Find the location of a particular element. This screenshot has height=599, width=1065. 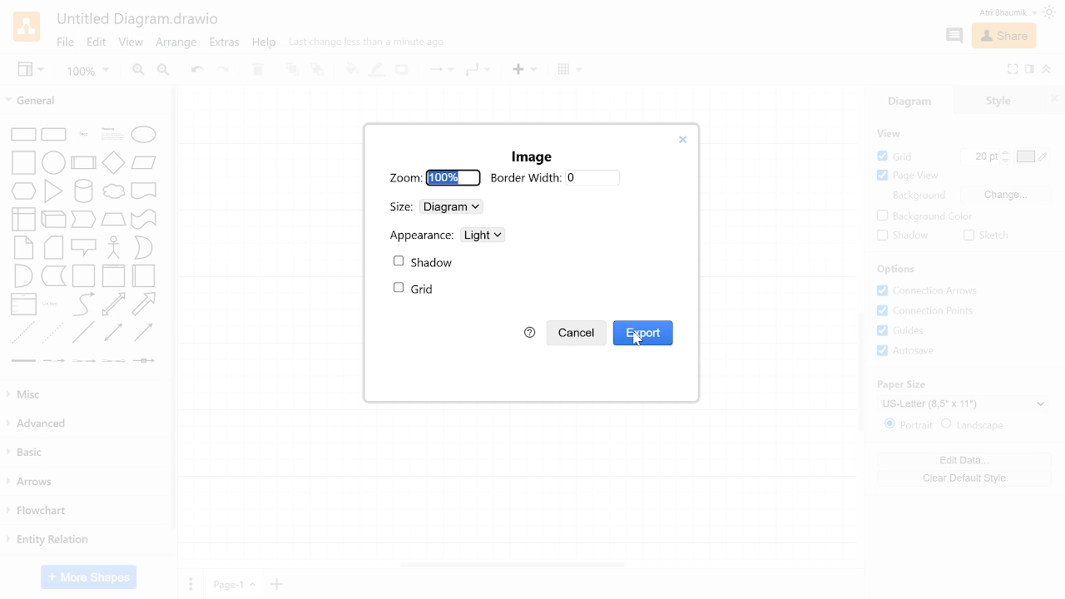

Zoom is located at coordinates (91, 72).